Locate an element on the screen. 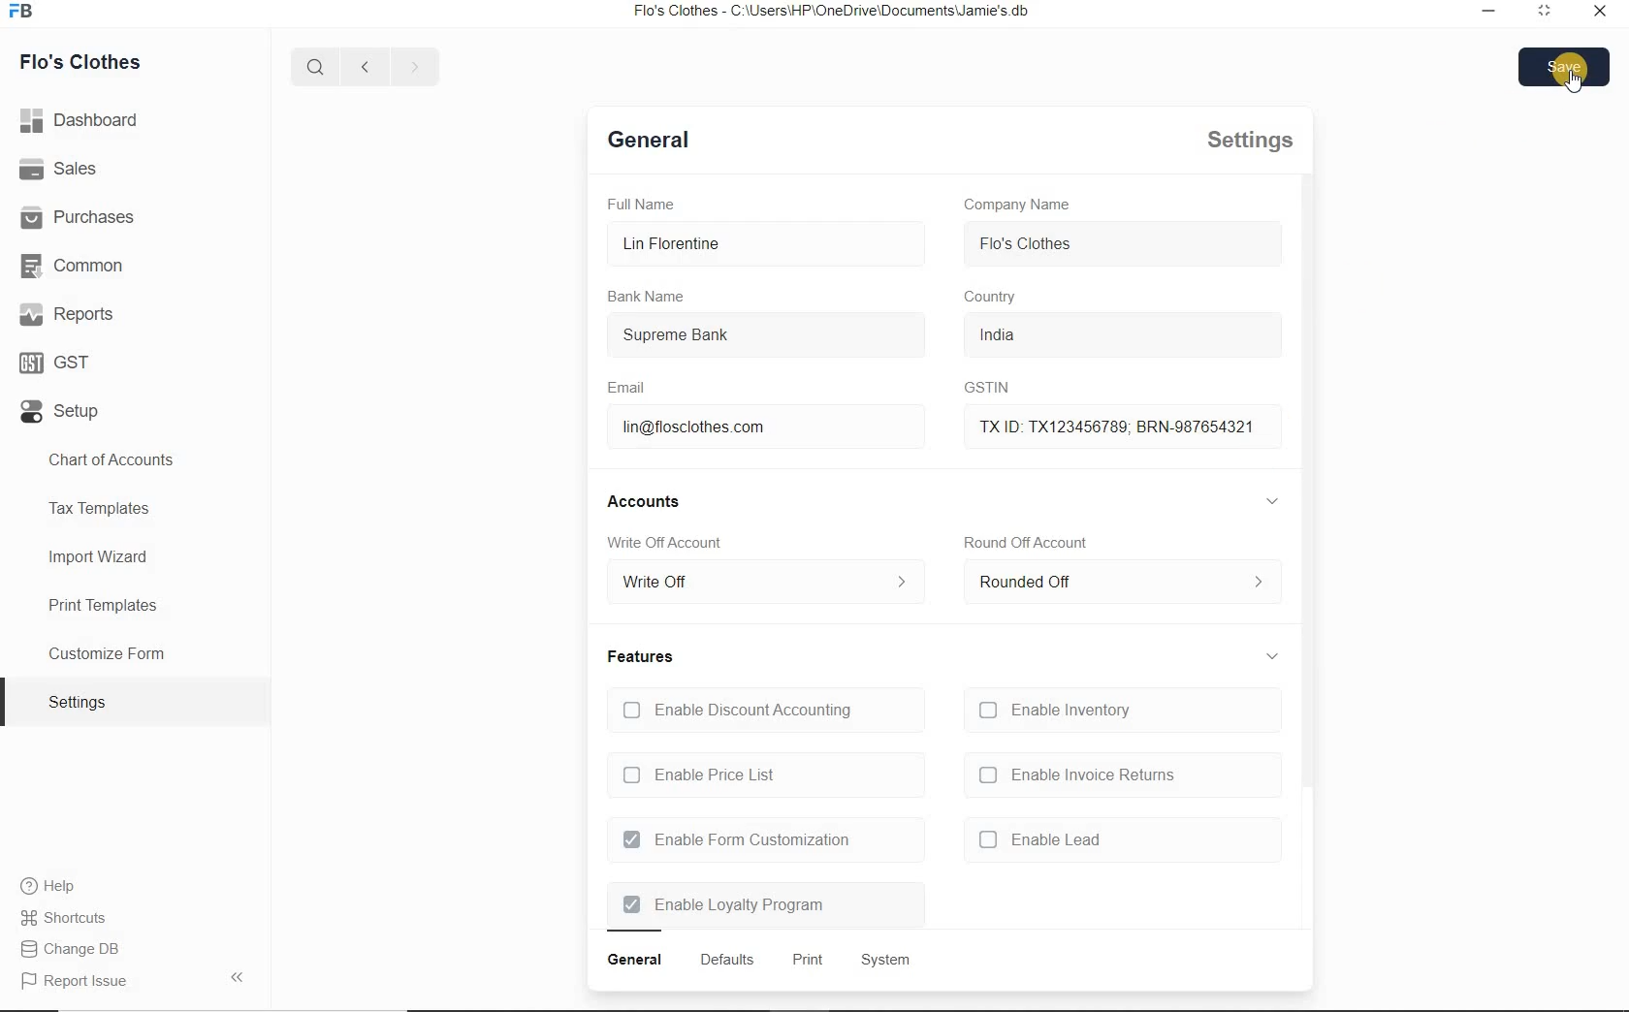 The height and width of the screenshot is (1012, 1629). round off account is located at coordinates (1026, 542).